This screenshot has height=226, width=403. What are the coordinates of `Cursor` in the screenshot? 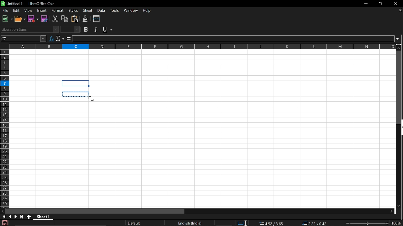 It's located at (93, 100).